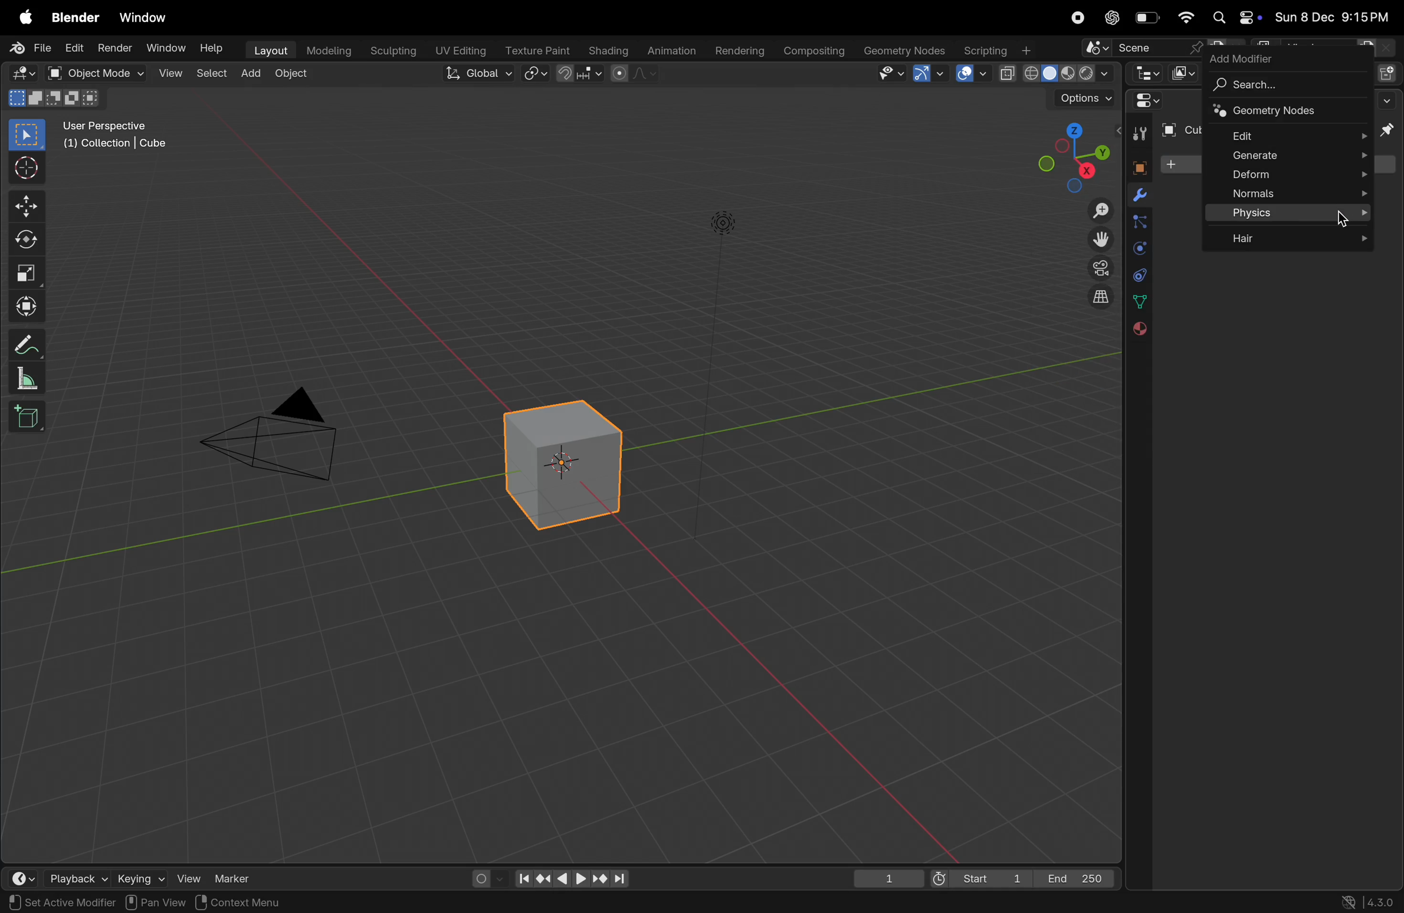  I want to click on end 250, so click(1077, 876).